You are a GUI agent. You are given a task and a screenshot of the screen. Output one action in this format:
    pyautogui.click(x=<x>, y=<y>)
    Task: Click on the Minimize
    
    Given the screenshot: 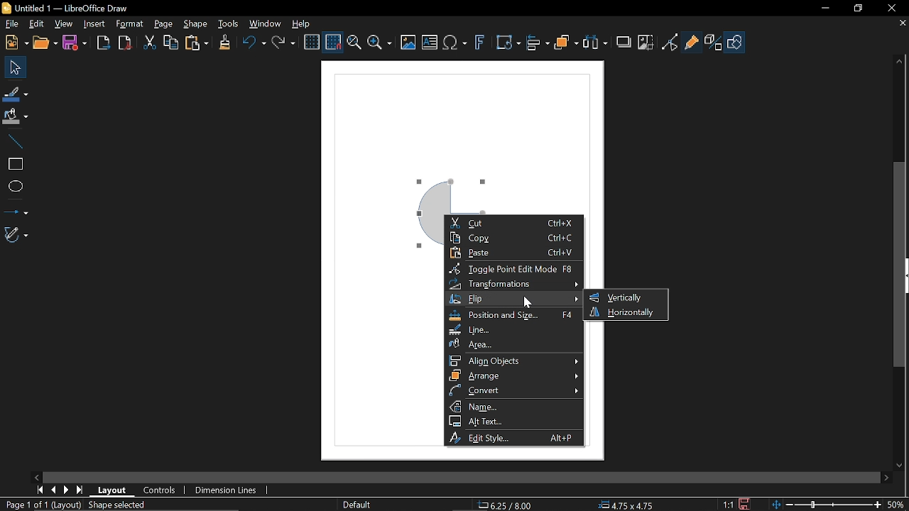 What is the action you would take?
    pyautogui.click(x=826, y=9)
    